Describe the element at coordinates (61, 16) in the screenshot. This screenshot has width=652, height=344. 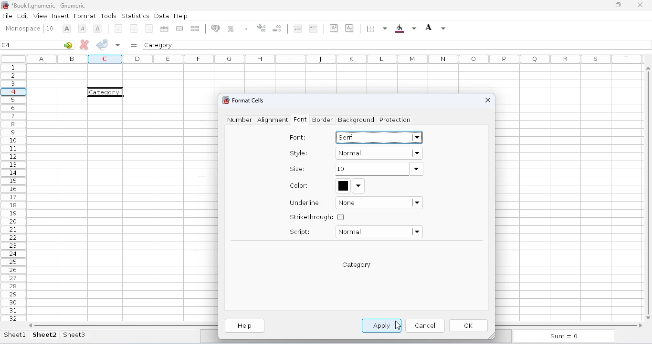
I see `insert` at that location.